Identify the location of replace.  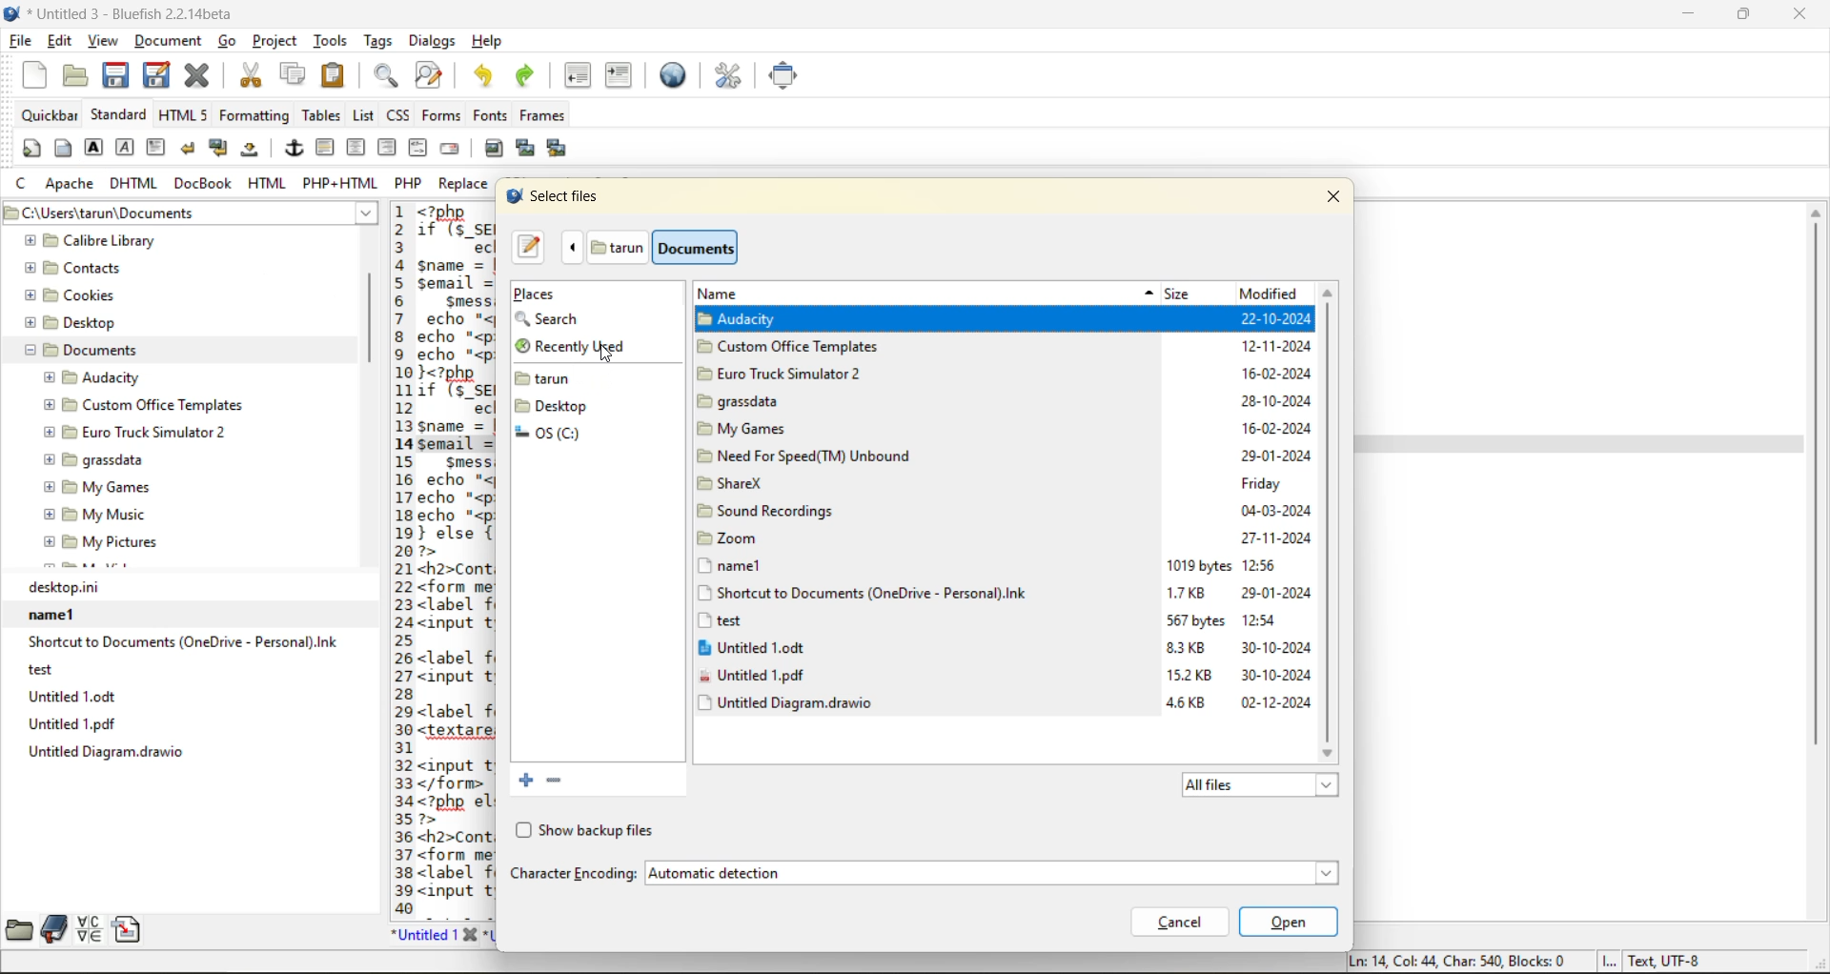
(466, 184).